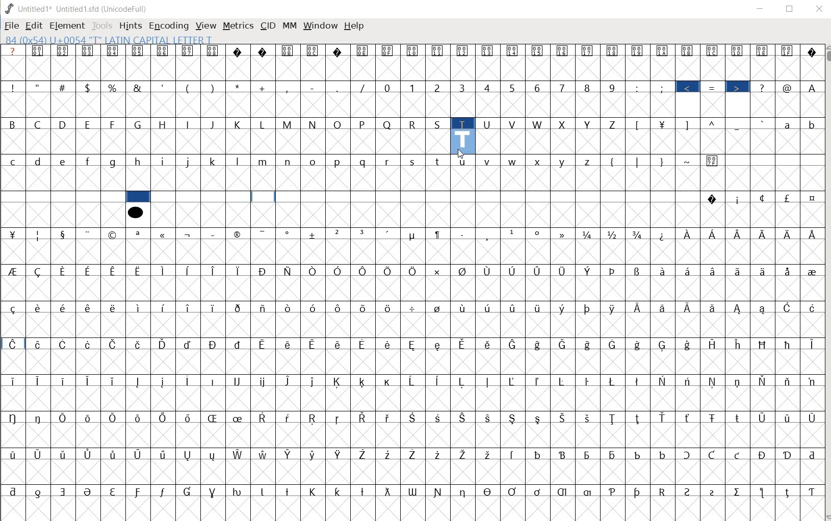 The width and height of the screenshot is (831, 521). What do you see at coordinates (761, 9) in the screenshot?
I see `minimize` at bounding box center [761, 9].